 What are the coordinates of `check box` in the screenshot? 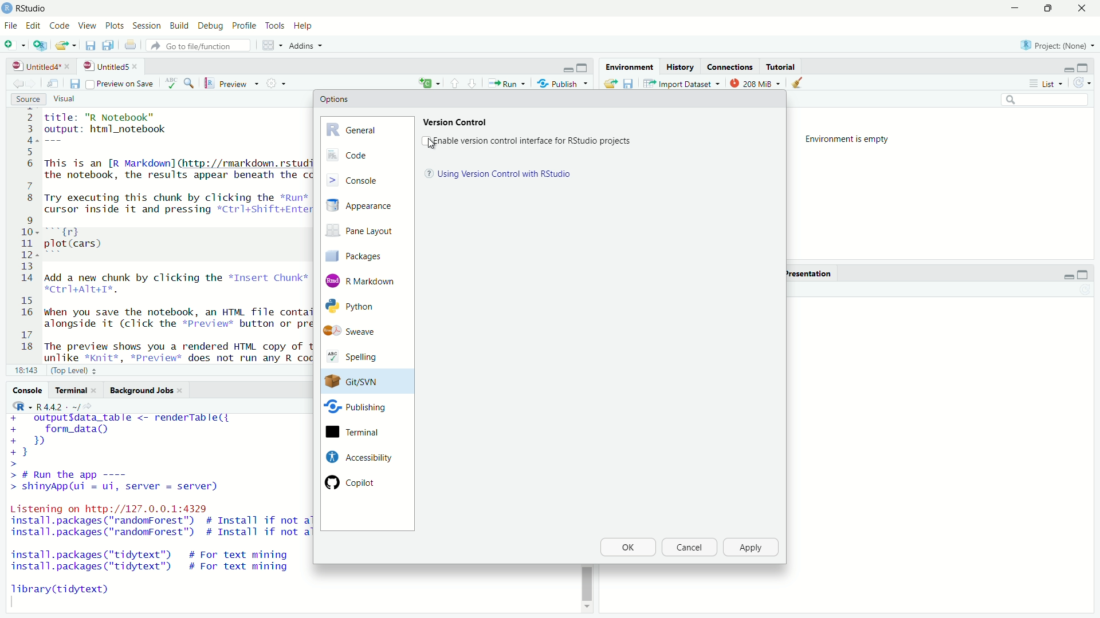 It's located at (425, 140).